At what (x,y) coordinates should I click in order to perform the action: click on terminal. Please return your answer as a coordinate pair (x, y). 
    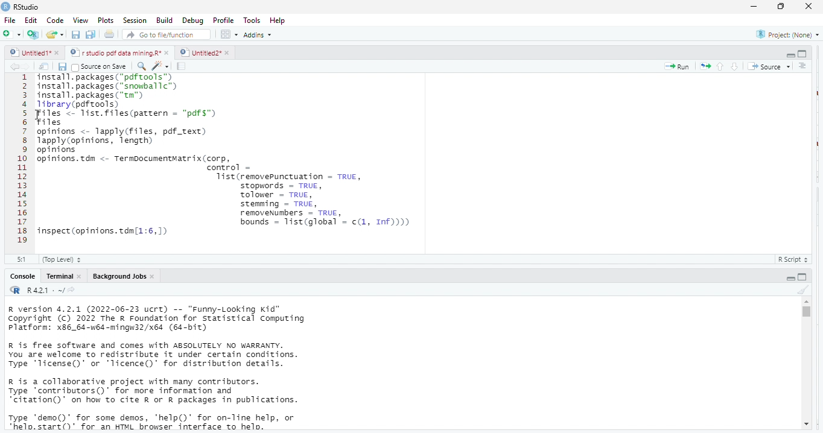
    Looking at the image, I should click on (59, 276).